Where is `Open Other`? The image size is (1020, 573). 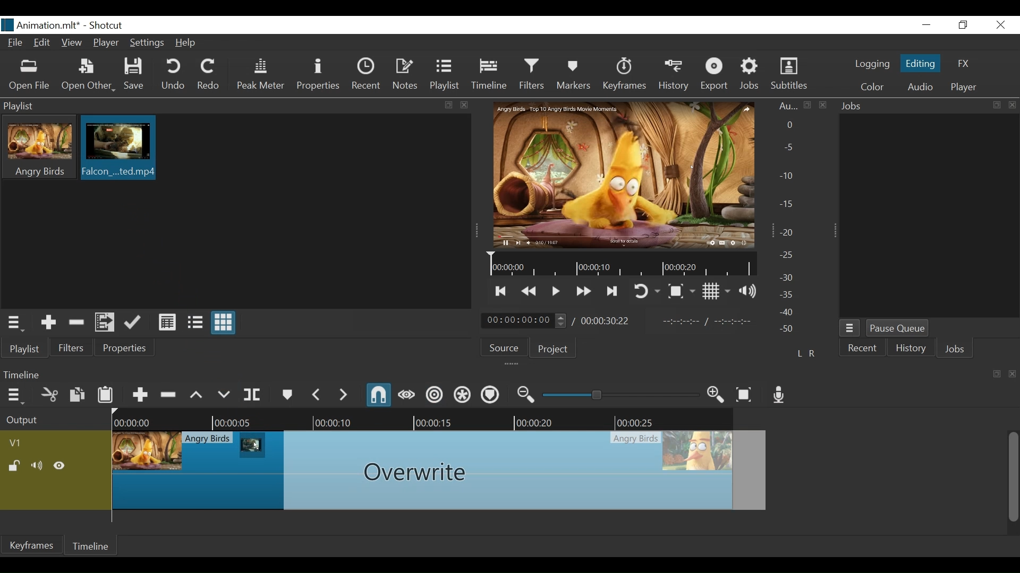 Open Other is located at coordinates (88, 76).